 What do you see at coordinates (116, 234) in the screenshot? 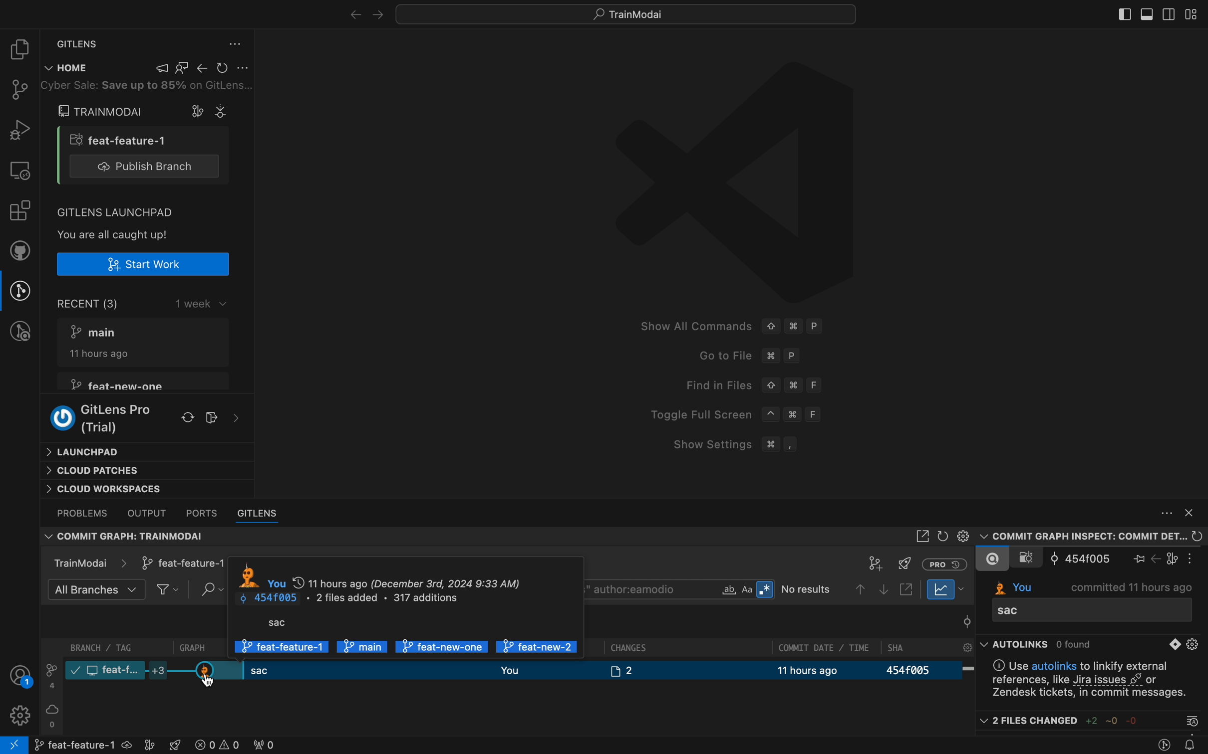
I see `You are all caught up!` at bounding box center [116, 234].